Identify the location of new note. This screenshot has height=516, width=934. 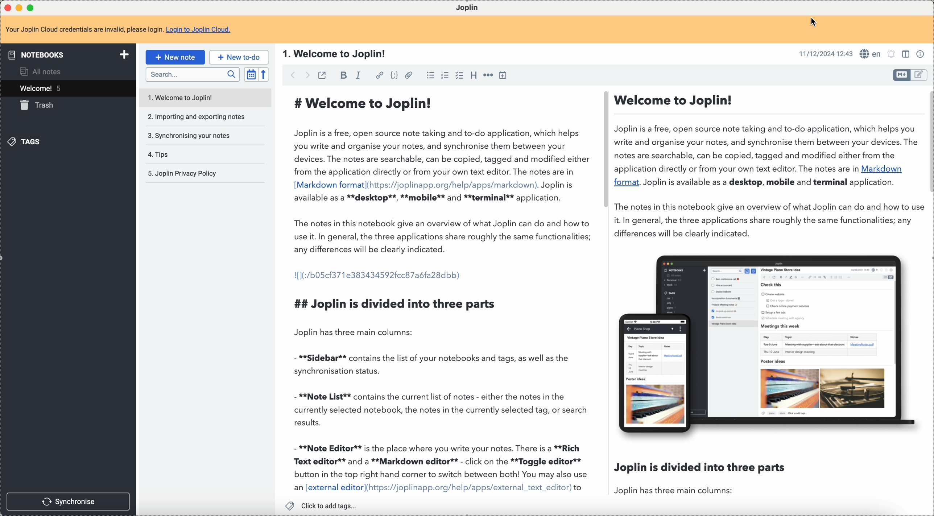
(174, 57).